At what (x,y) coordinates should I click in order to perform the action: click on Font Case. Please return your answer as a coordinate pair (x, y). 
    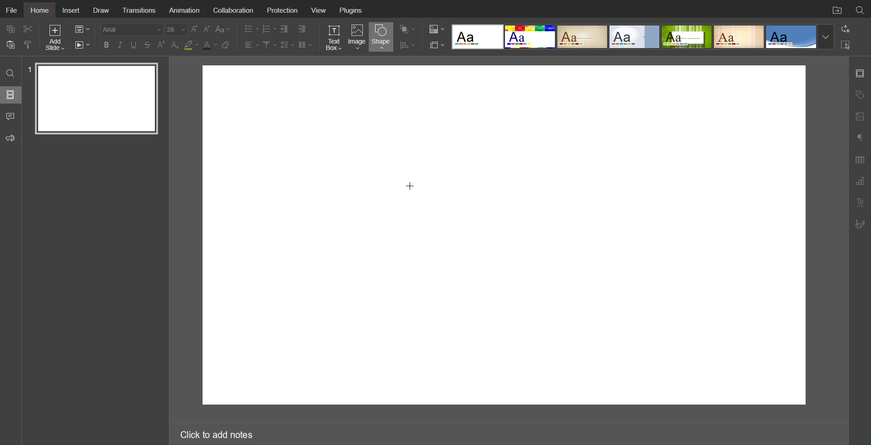
    Looking at the image, I should click on (223, 29).